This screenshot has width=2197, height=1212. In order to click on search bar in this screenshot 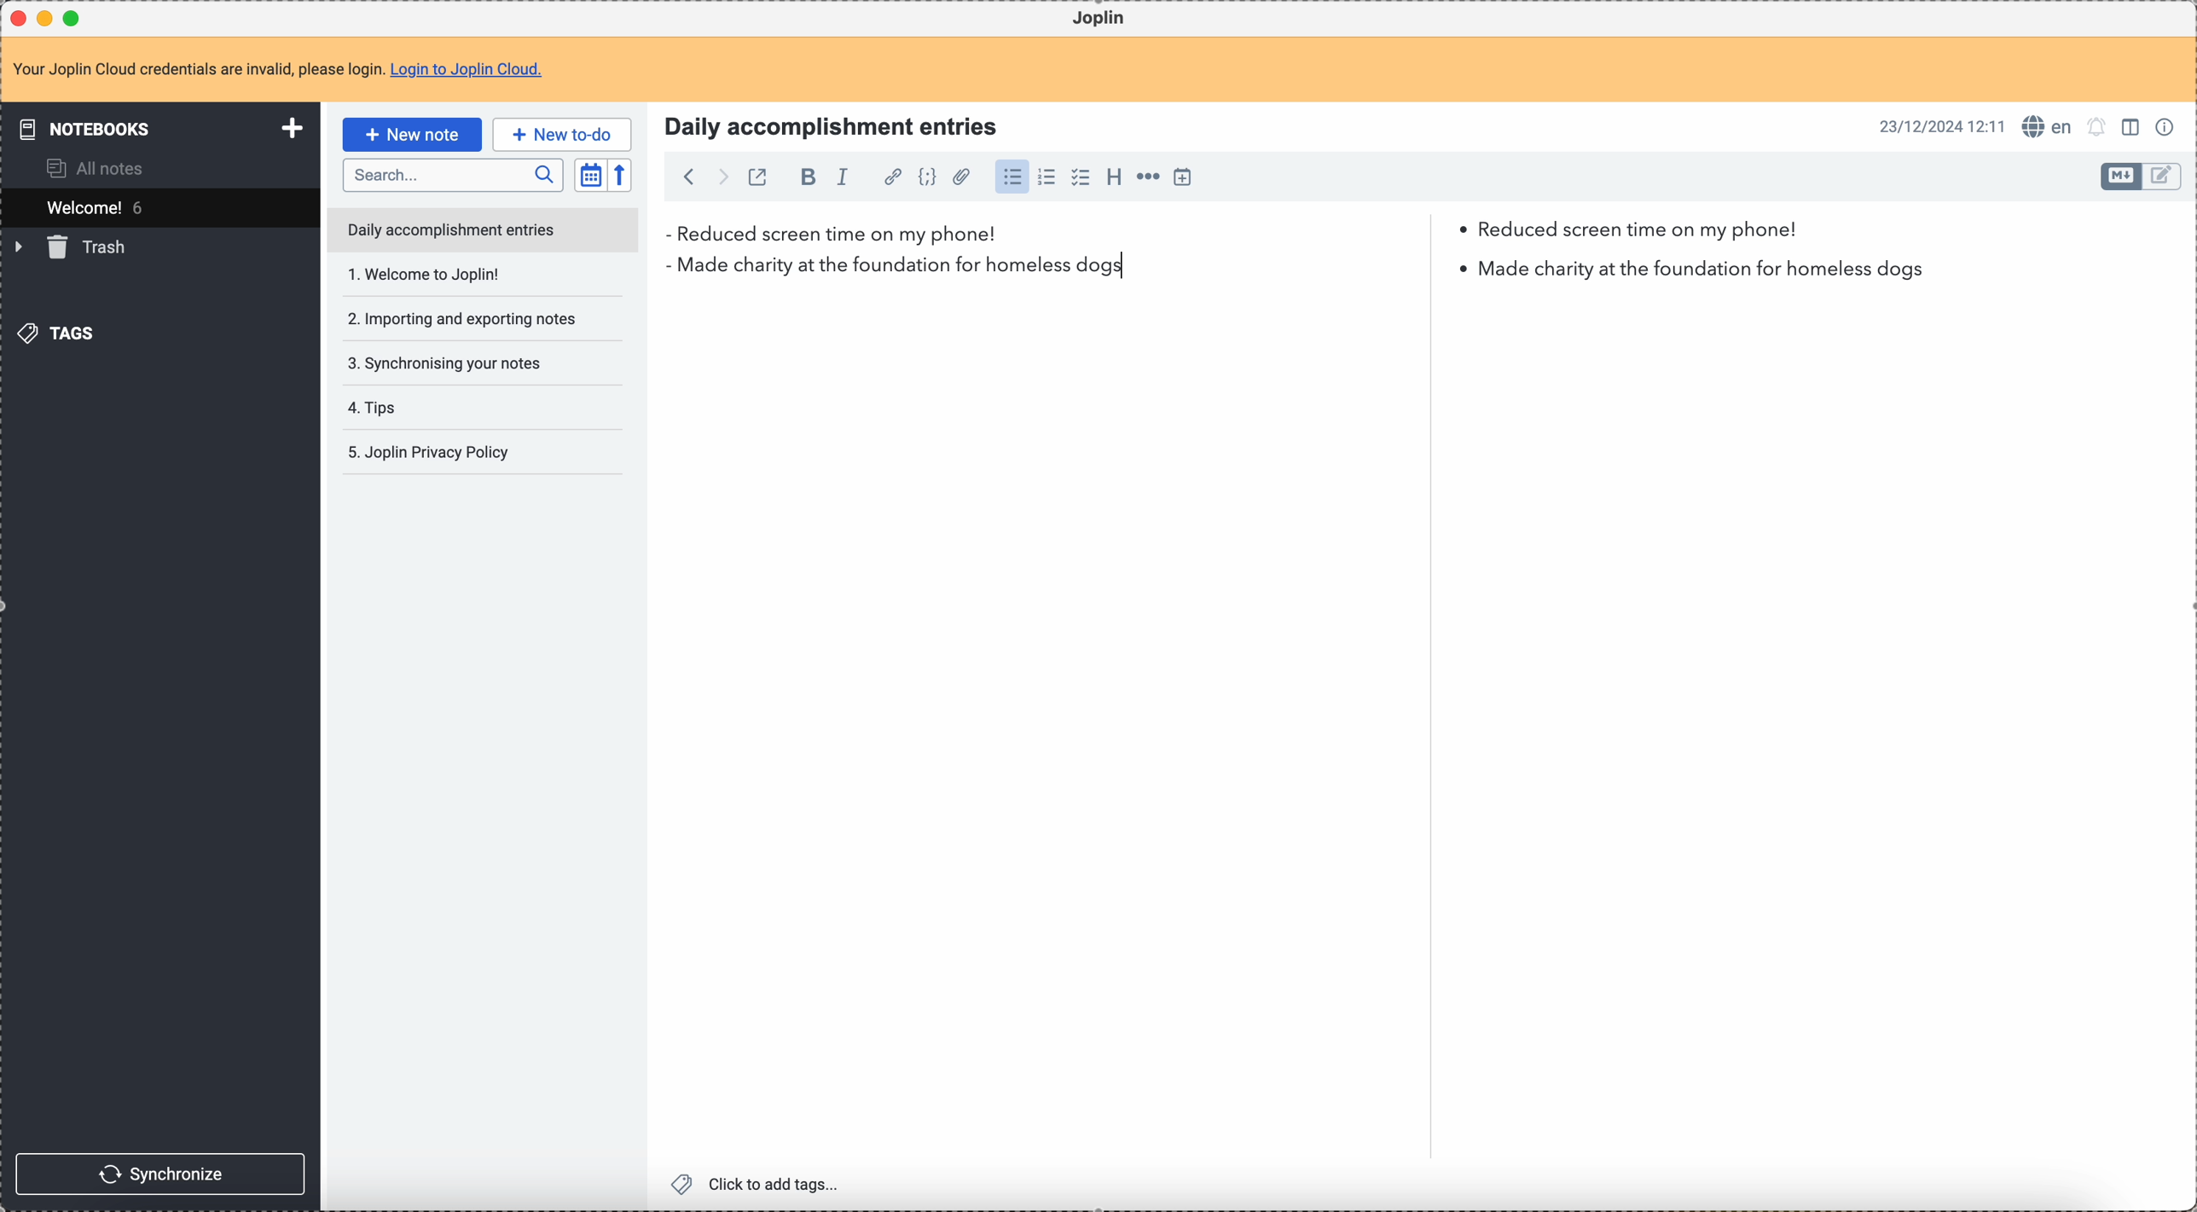, I will do `click(452, 173)`.